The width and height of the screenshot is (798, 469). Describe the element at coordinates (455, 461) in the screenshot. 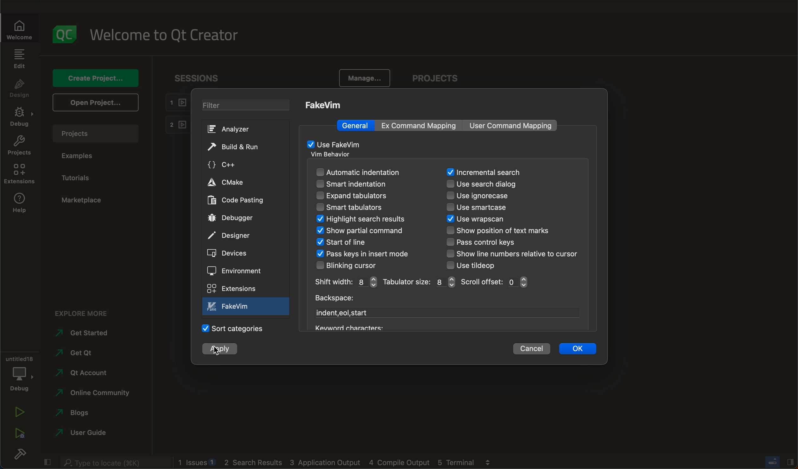

I see `` at that location.